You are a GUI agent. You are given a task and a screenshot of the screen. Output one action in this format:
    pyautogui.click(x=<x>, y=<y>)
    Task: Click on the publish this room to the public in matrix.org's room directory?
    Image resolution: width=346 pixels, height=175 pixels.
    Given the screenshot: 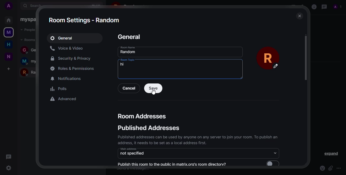 What is the action you would take?
    pyautogui.click(x=172, y=164)
    